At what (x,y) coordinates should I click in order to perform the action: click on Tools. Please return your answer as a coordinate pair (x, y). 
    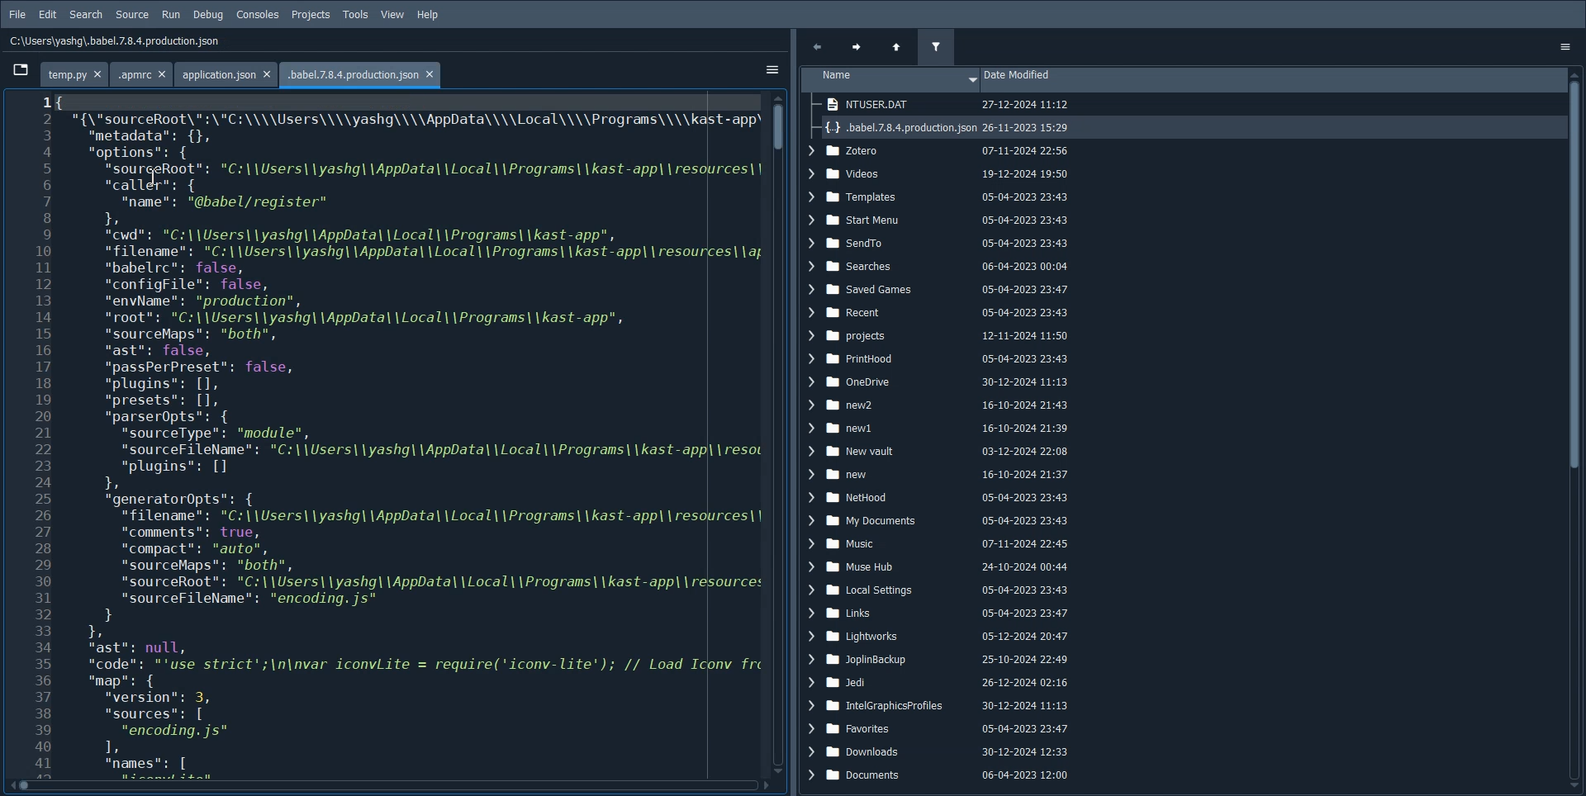
    Looking at the image, I should click on (356, 16).